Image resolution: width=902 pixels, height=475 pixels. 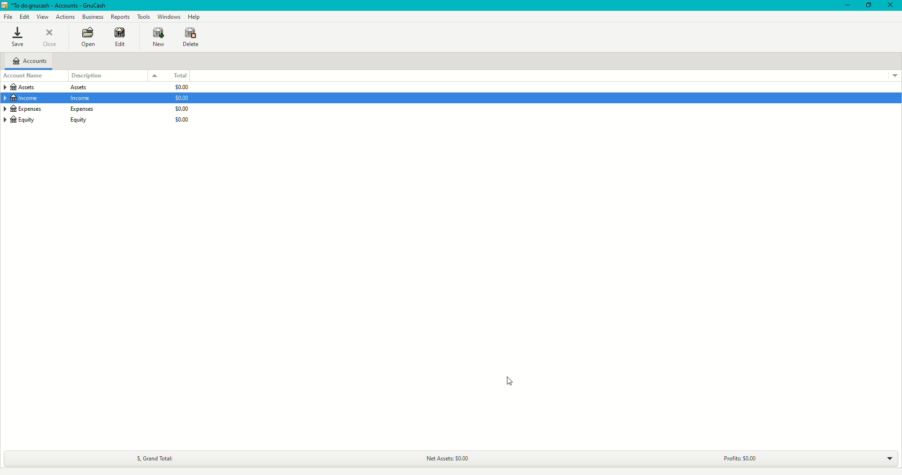 I want to click on Profits, so click(x=739, y=459).